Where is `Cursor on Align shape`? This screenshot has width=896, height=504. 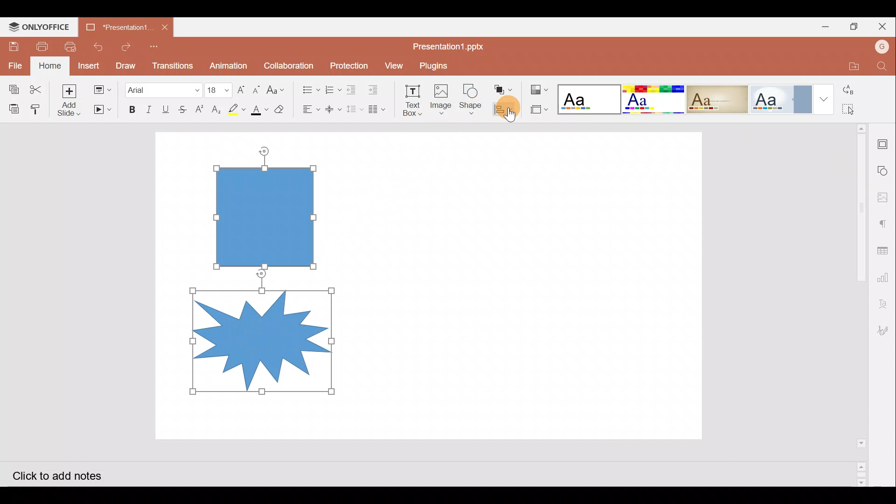
Cursor on Align shape is located at coordinates (507, 114).